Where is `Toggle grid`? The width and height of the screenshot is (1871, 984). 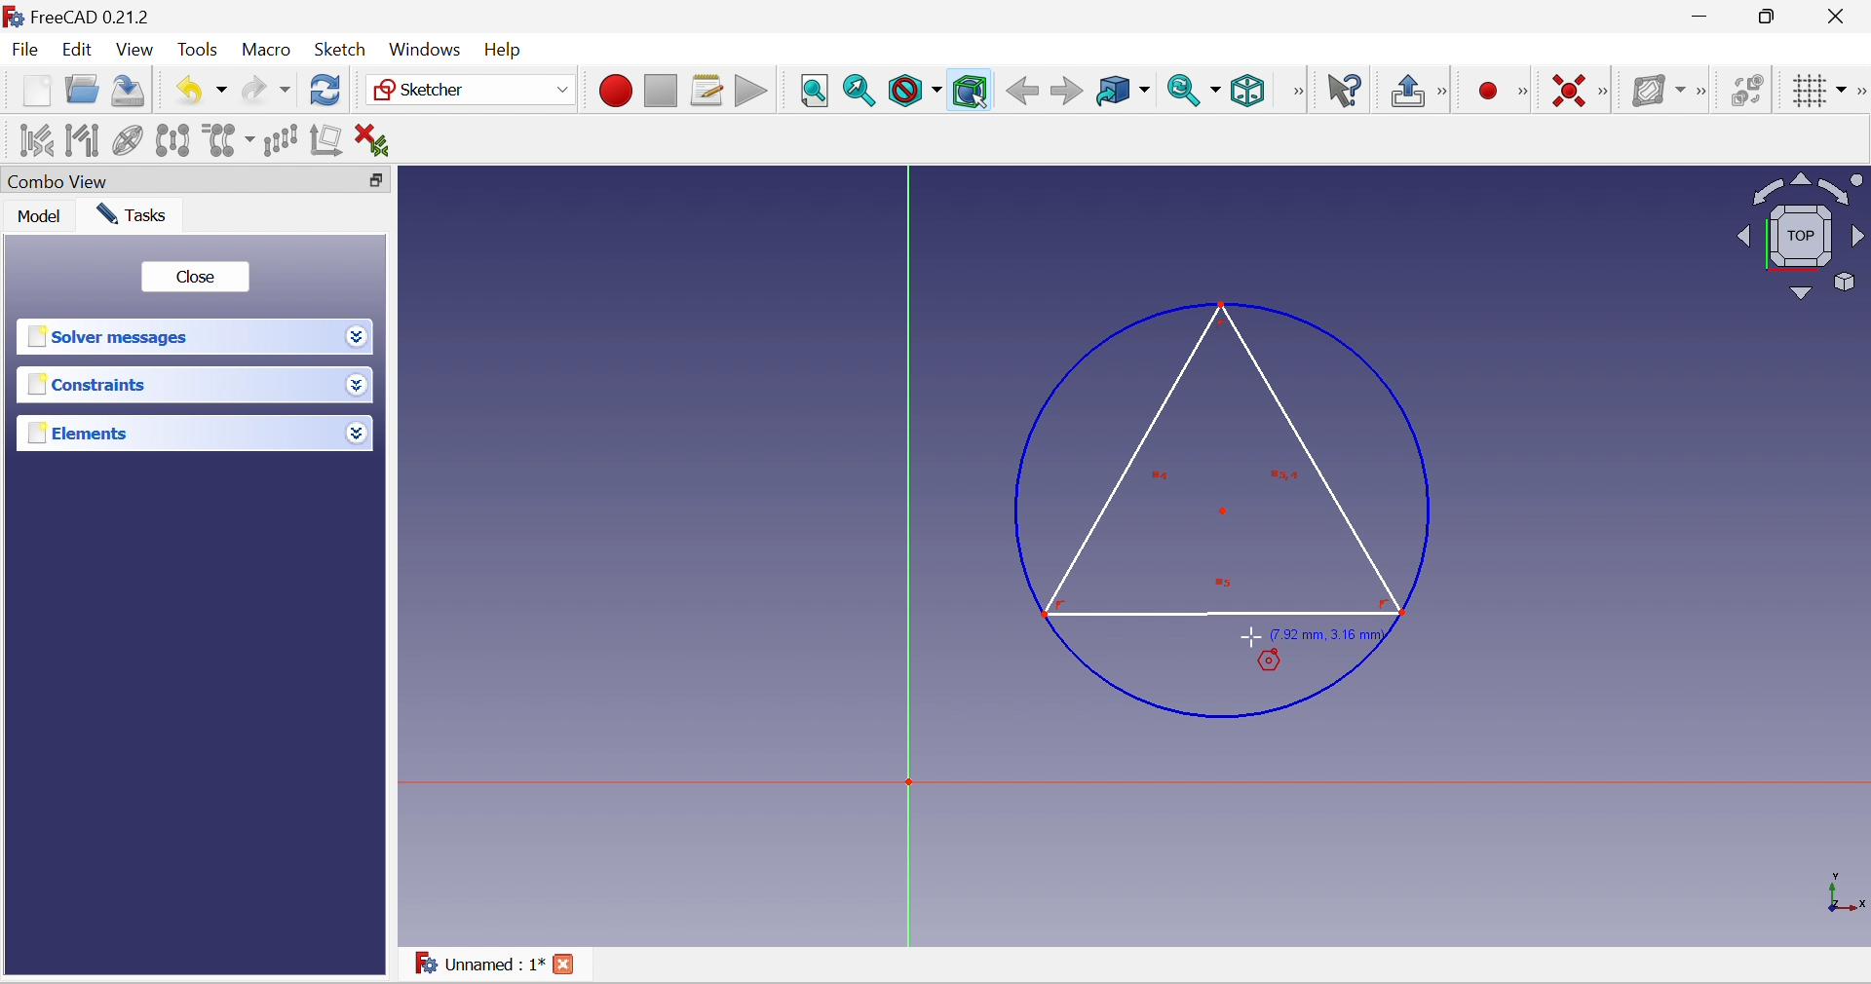
Toggle grid is located at coordinates (1819, 91).